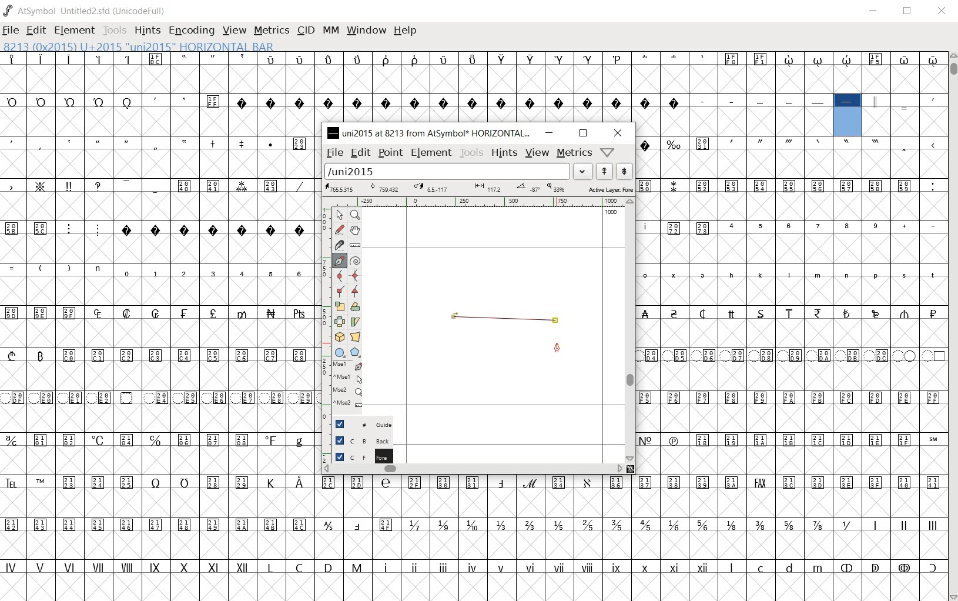 This screenshot has height=601, width=958. Describe the element at coordinates (848, 116) in the screenshot. I see `8213 (0x2015) U+2015 "uni2015" HORIZONTAL BAR` at that location.